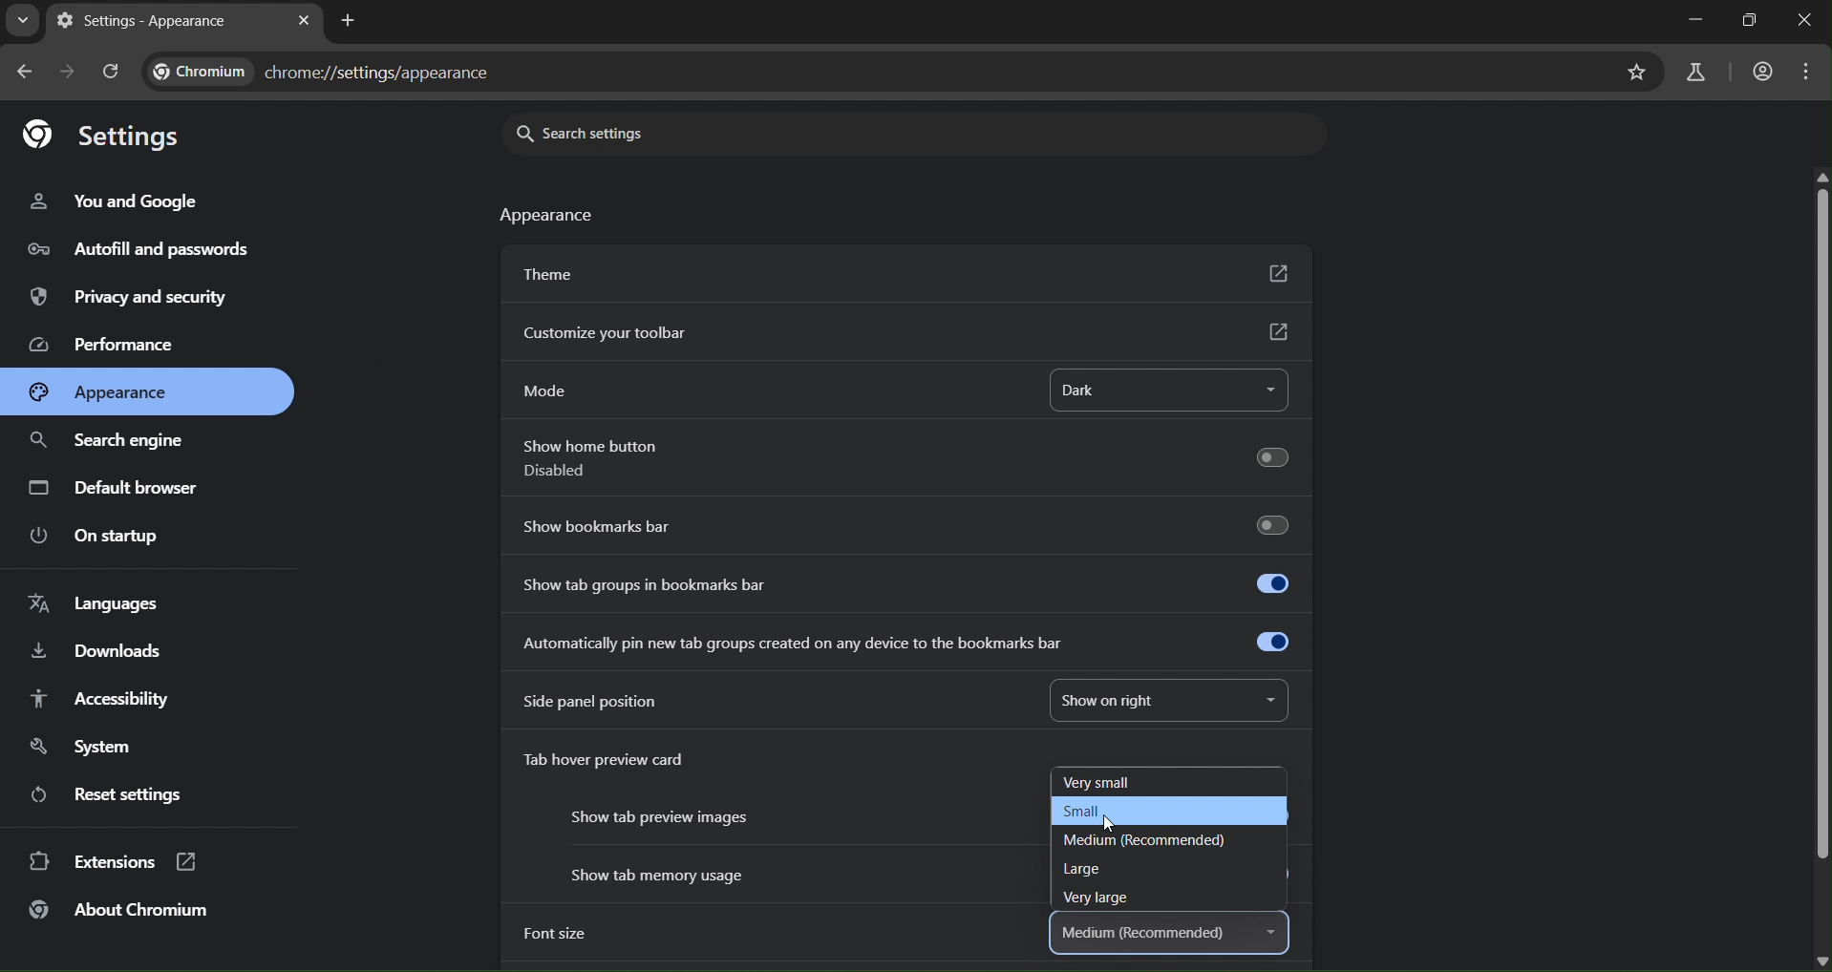 Image resolution: width=1832 pixels, height=972 pixels. Describe the element at coordinates (97, 649) in the screenshot. I see `downloads` at that location.